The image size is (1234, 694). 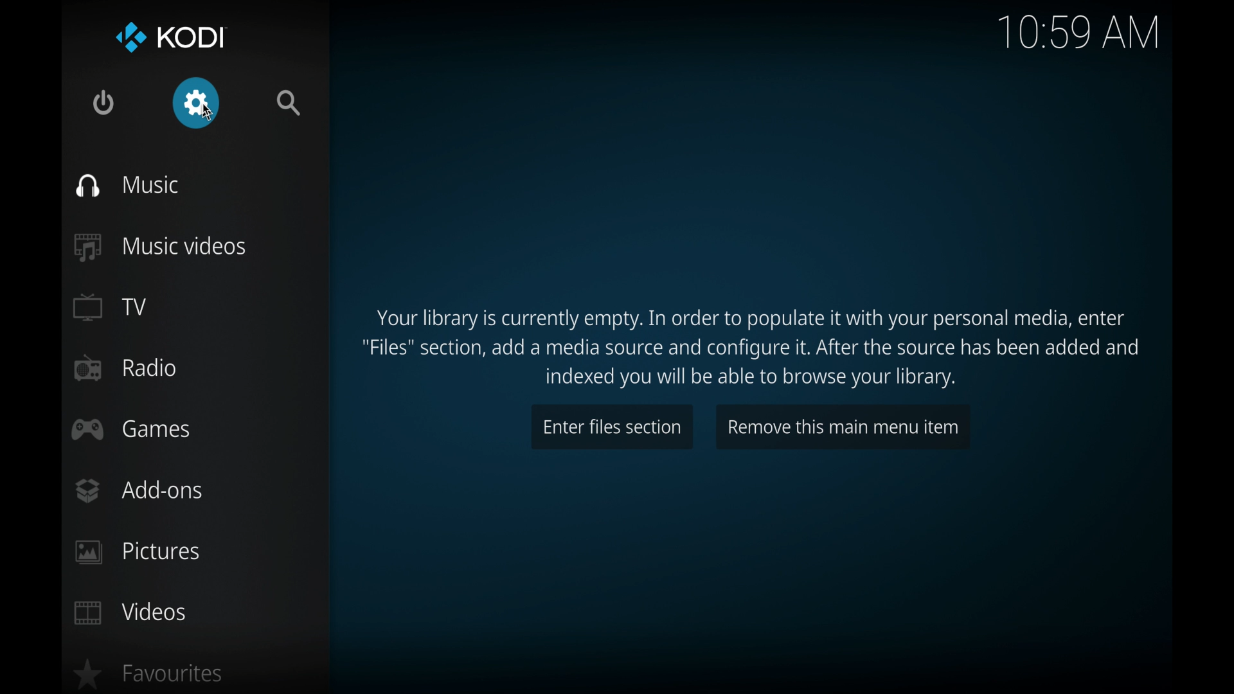 I want to click on enter files section , so click(x=613, y=427).